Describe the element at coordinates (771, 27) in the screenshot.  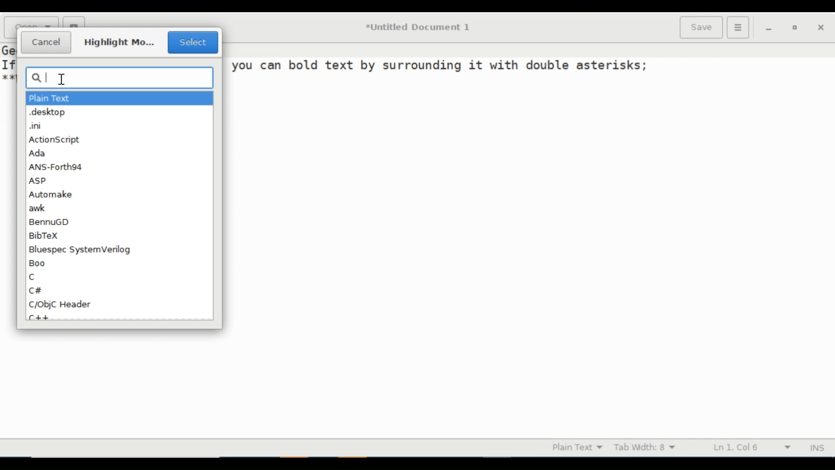
I see `minimize` at that location.